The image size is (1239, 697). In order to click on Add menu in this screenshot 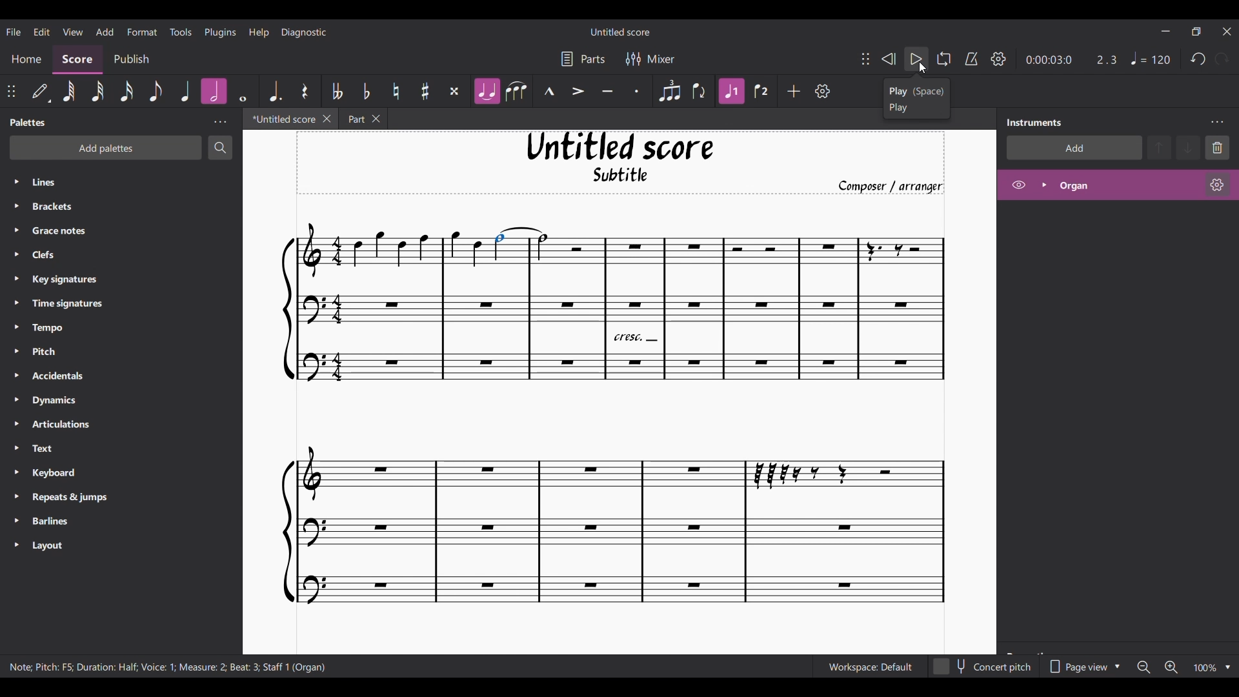, I will do `click(105, 32)`.